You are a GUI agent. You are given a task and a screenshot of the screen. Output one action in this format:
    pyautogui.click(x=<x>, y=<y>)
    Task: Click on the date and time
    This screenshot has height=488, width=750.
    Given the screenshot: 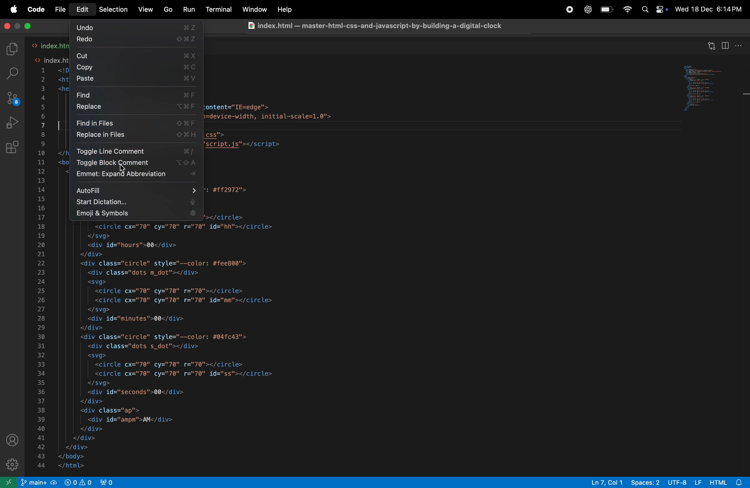 What is the action you would take?
    pyautogui.click(x=710, y=9)
    